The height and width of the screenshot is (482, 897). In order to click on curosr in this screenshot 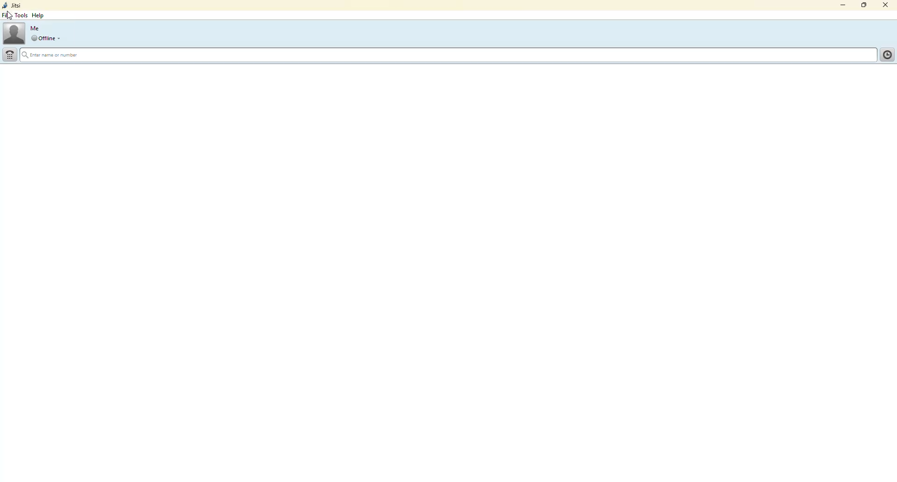, I will do `click(11, 14)`.